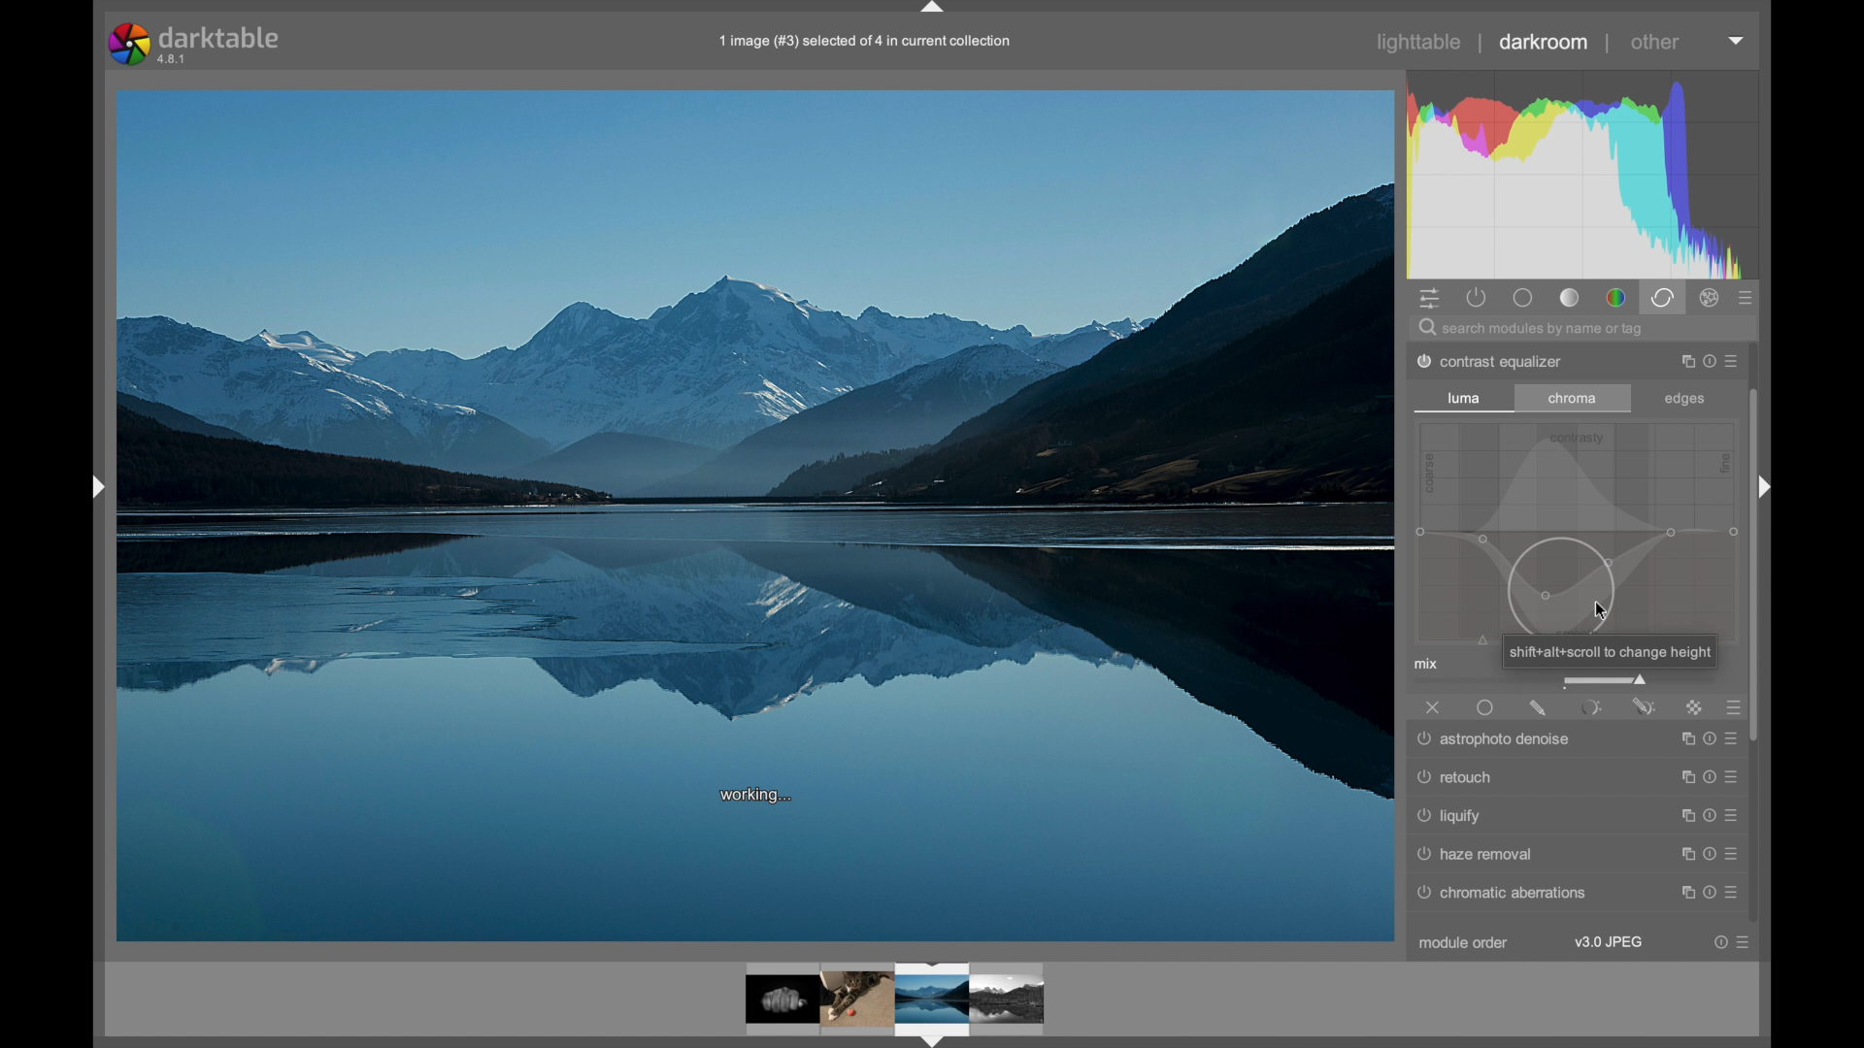 This screenshot has height=1048, width=1864. What do you see at coordinates (1433, 707) in the screenshot?
I see `off` at bounding box center [1433, 707].